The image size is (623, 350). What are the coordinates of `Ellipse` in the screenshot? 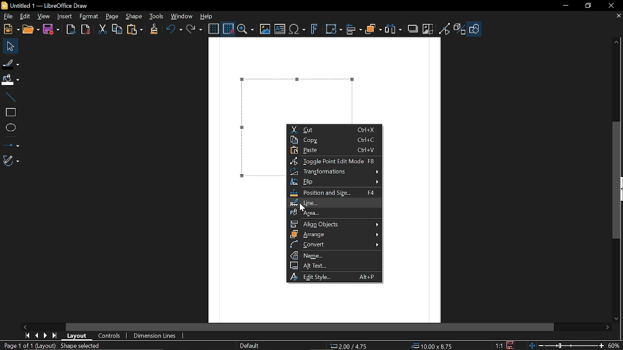 It's located at (10, 127).